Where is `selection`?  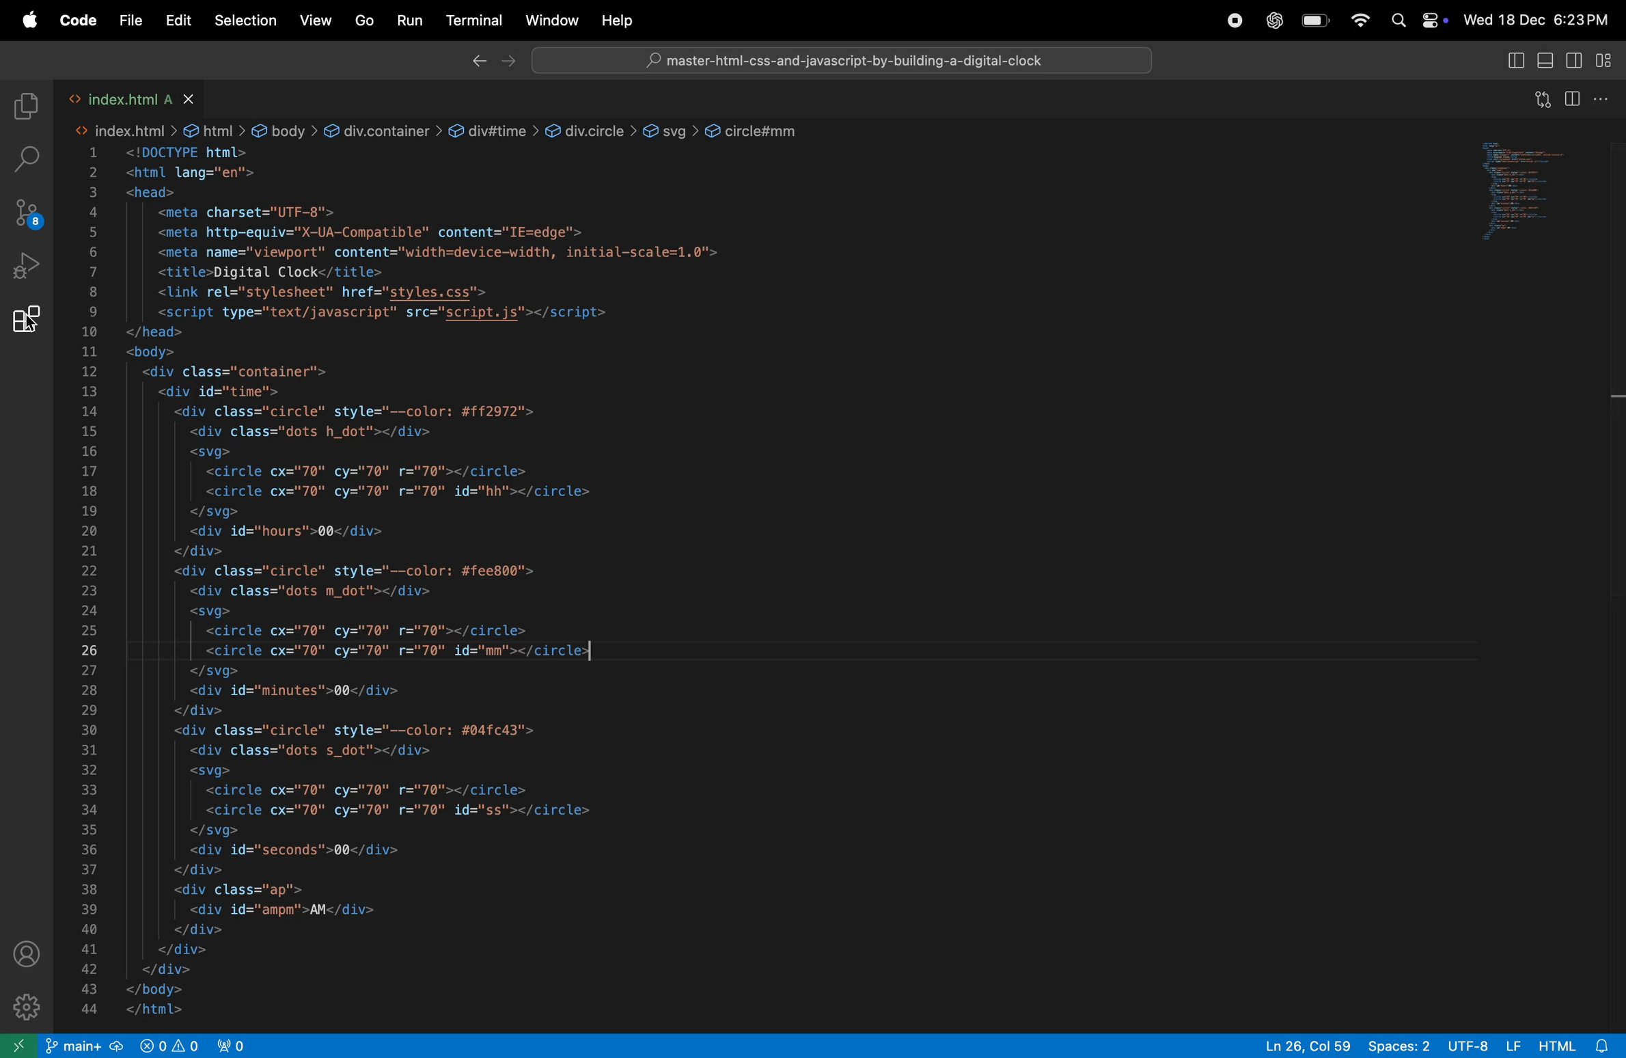
selection is located at coordinates (245, 23).